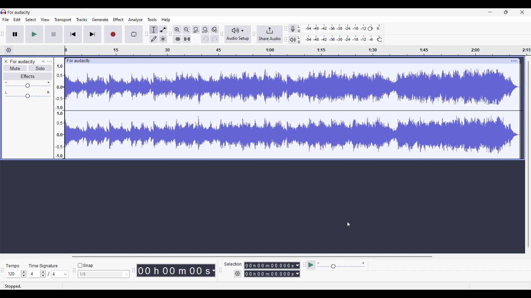  What do you see at coordinates (19, 12) in the screenshot?
I see `Current project name` at bounding box center [19, 12].